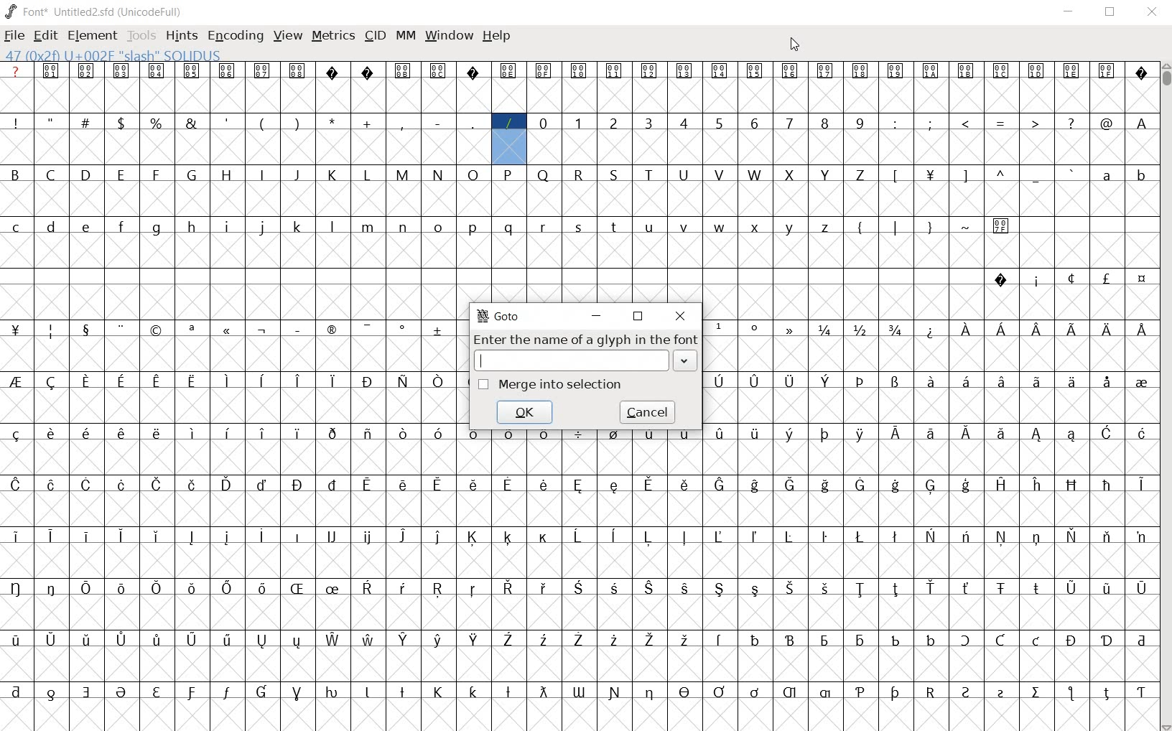 This screenshot has width=1172, height=731. Describe the element at coordinates (1152, 13) in the screenshot. I see `CLOSE` at that location.